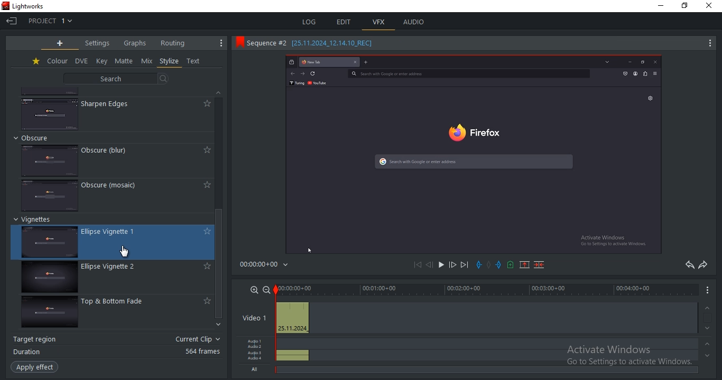 This screenshot has height=380, width=722. I want to click on log, so click(309, 23).